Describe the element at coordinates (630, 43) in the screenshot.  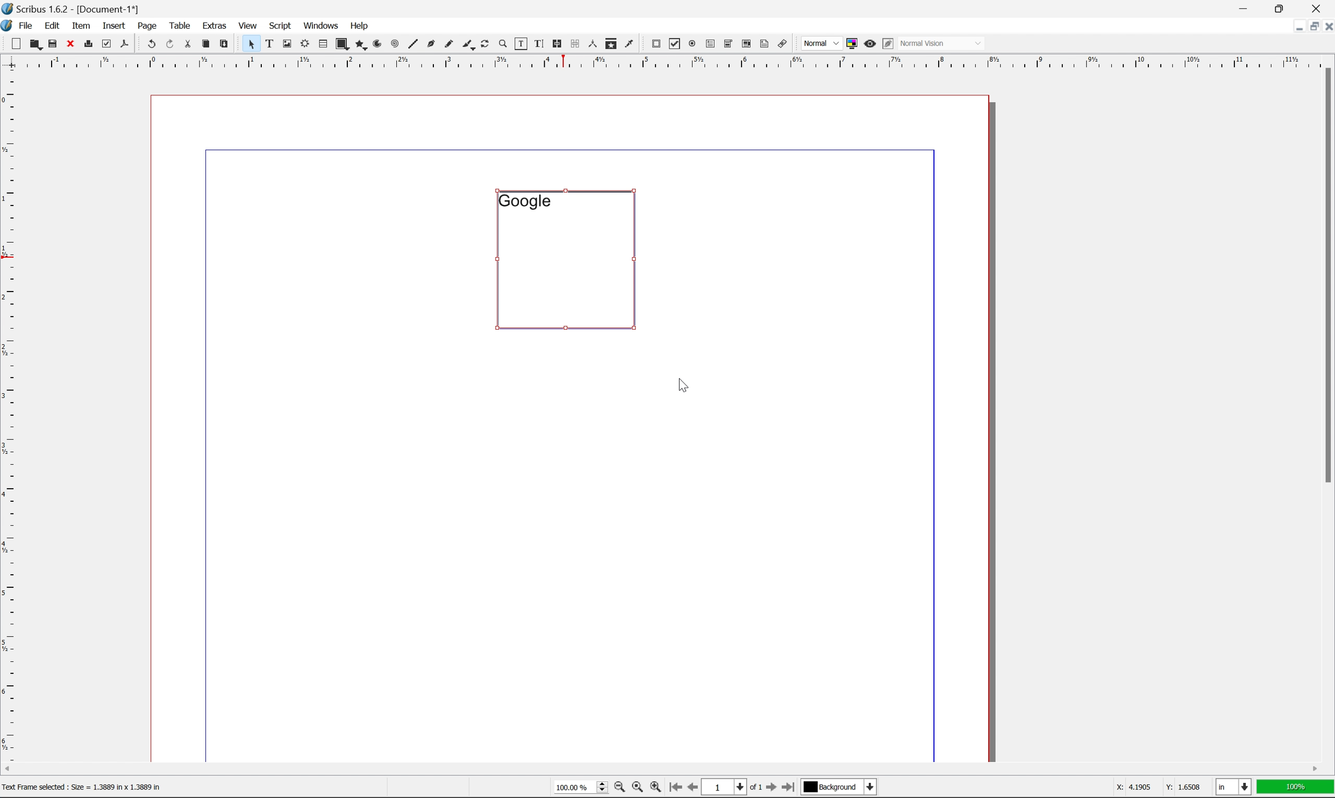
I see `eye dropper` at that location.